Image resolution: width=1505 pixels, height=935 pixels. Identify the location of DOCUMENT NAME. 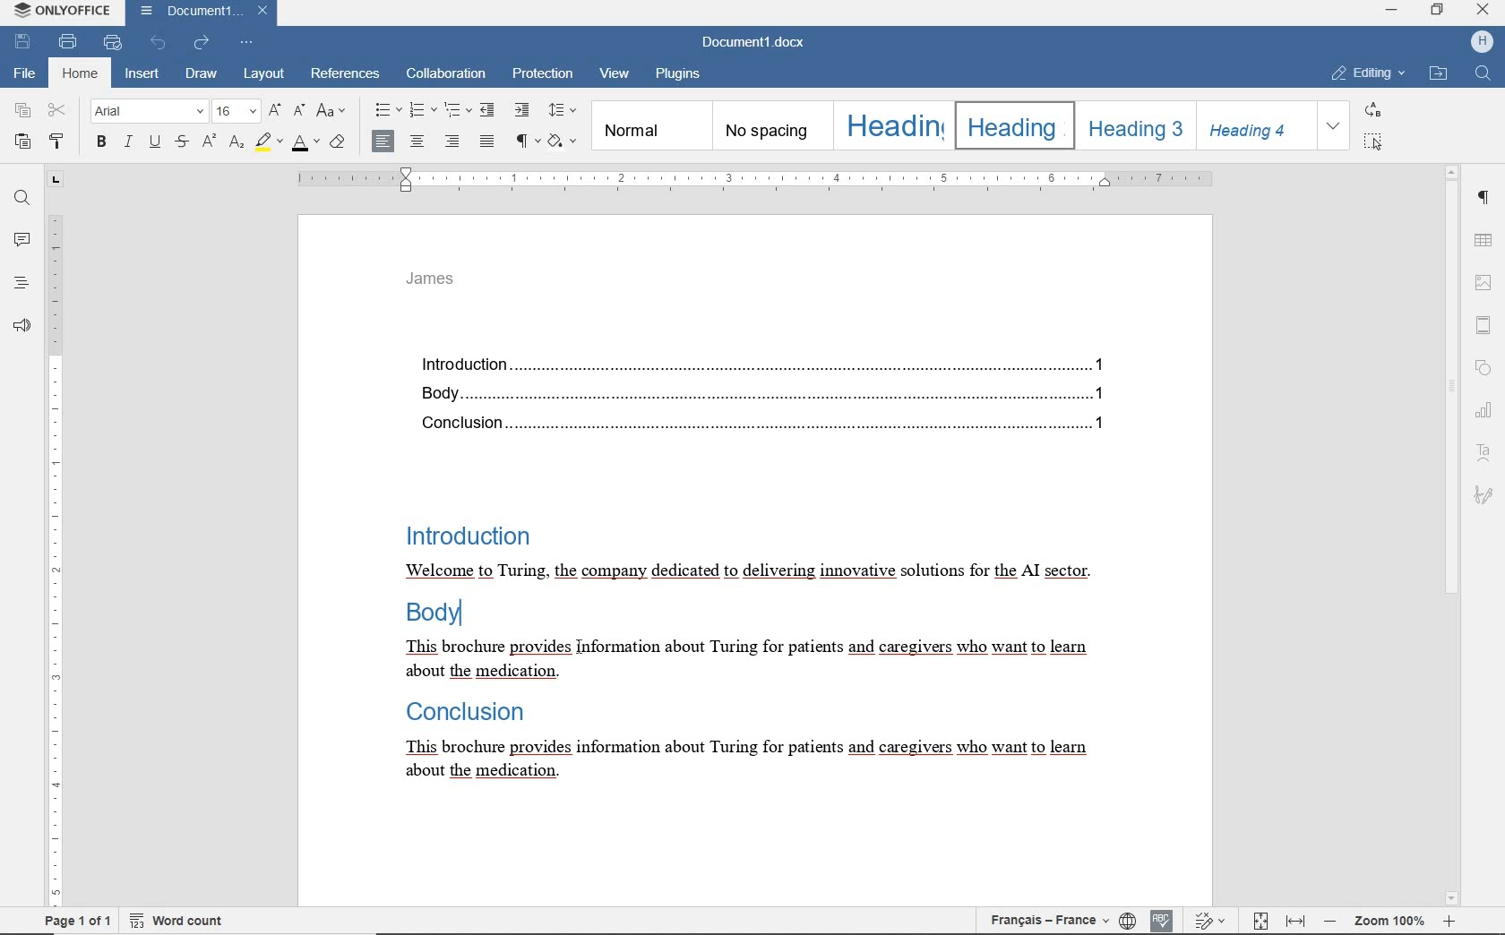
(202, 13).